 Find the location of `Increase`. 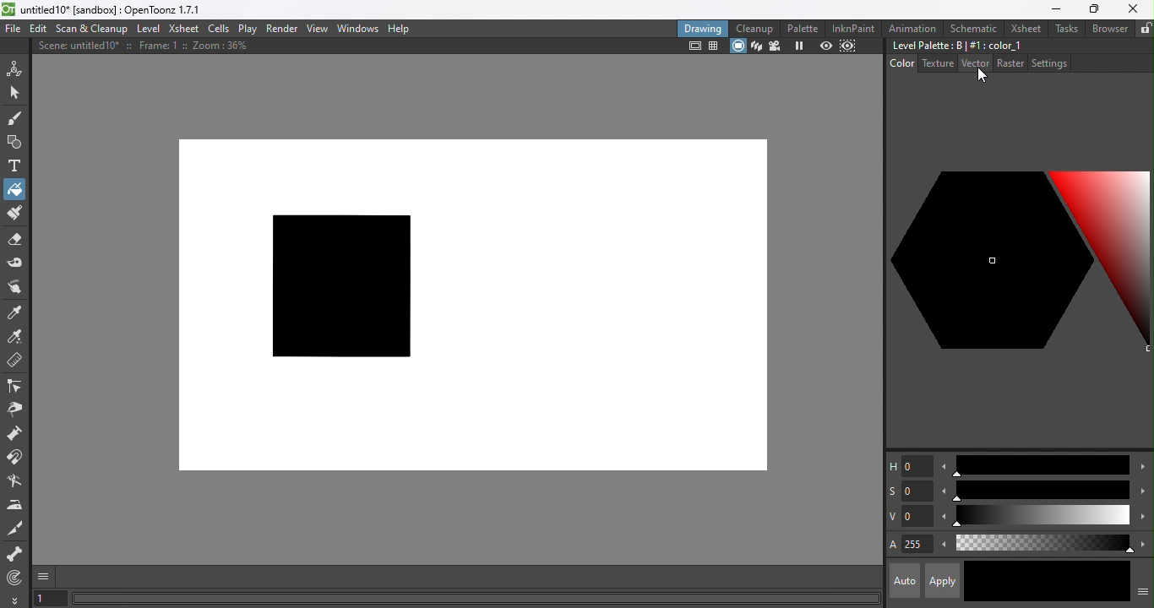

Increase is located at coordinates (1143, 518).